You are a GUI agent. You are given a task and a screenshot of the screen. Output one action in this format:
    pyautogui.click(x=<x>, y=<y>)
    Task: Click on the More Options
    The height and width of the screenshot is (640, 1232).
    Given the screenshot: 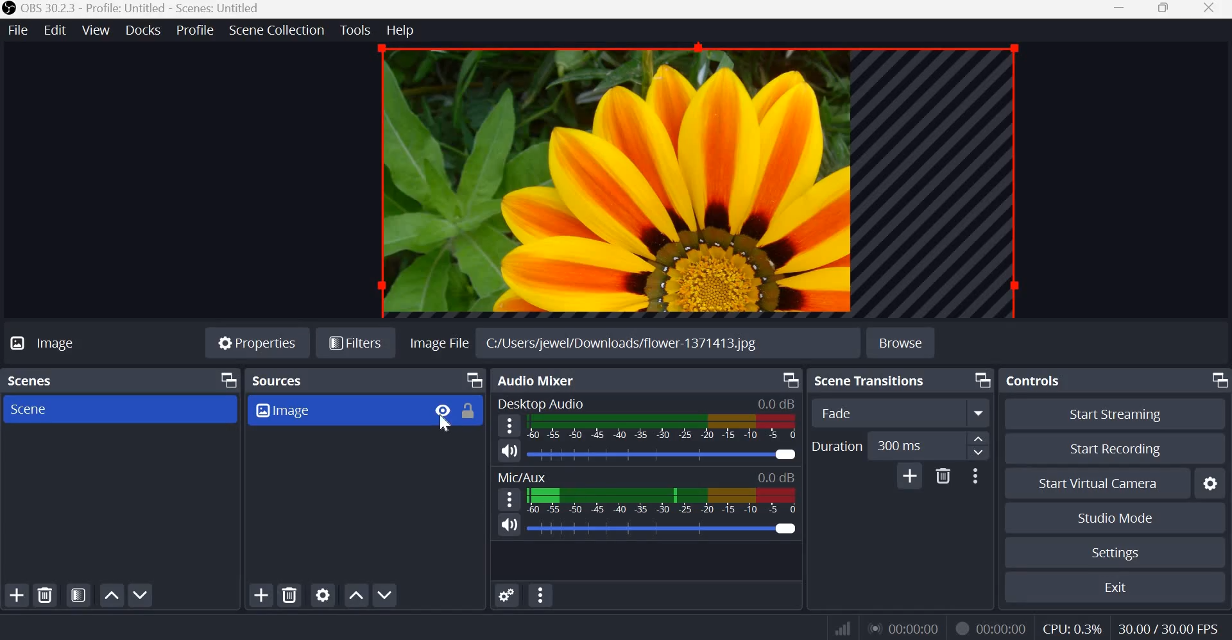 What is the action you would take?
    pyautogui.click(x=975, y=475)
    